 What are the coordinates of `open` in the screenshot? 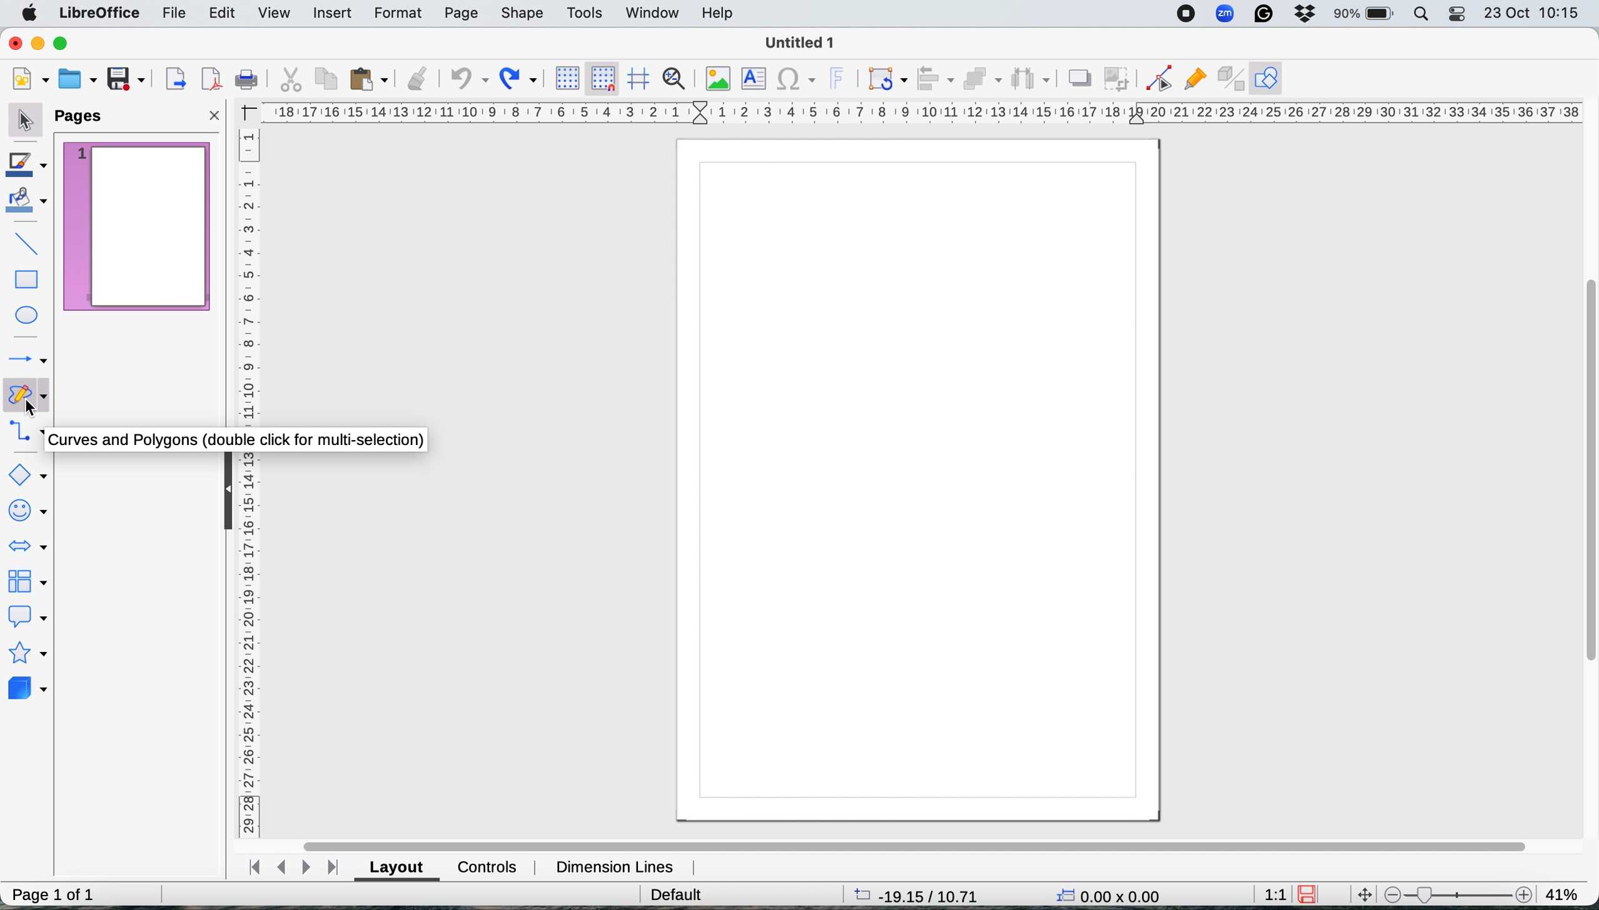 It's located at (78, 78).